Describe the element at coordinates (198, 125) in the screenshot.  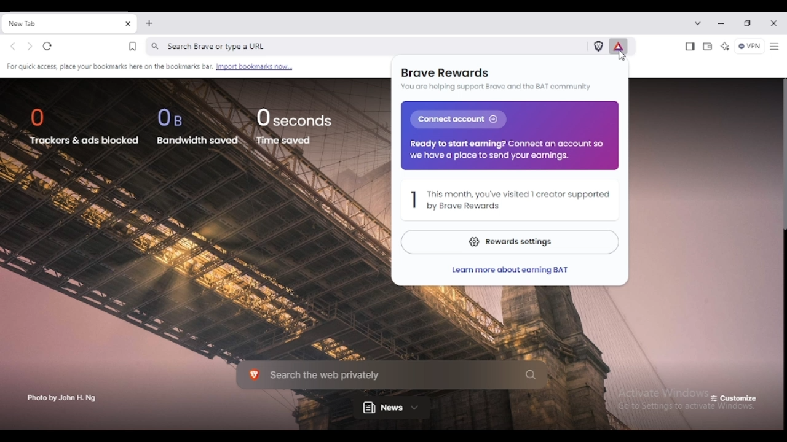
I see `0 B bandwidth saved` at that location.